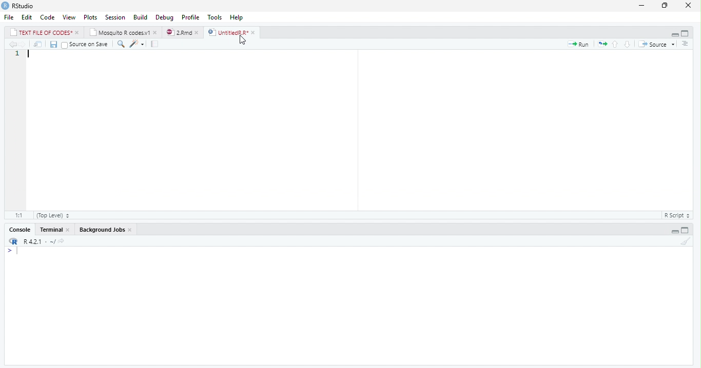  I want to click on app icon, so click(5, 5).